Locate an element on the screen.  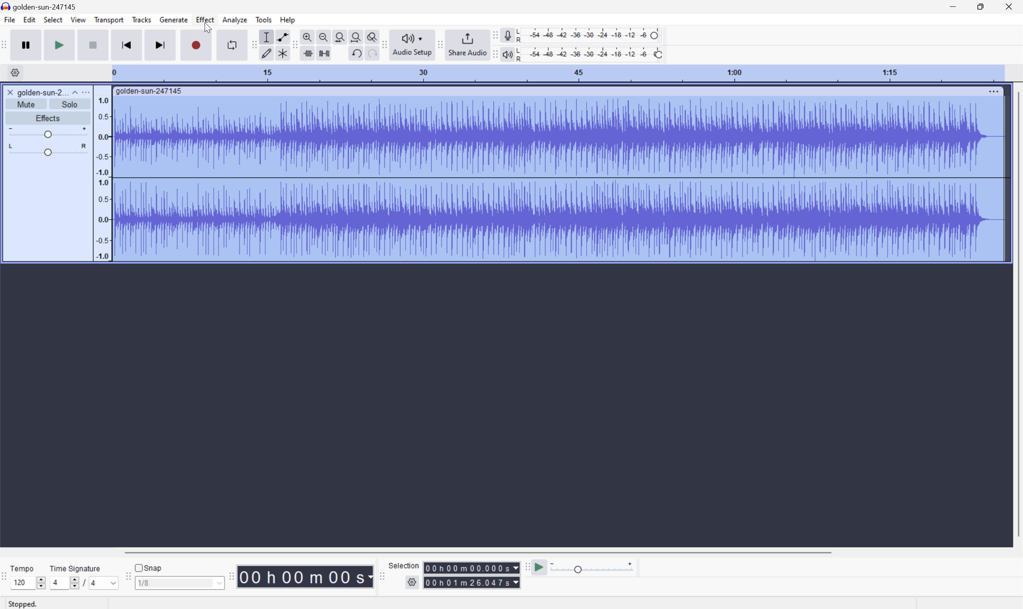
Playback speed: 1.000 x is located at coordinates (593, 566).